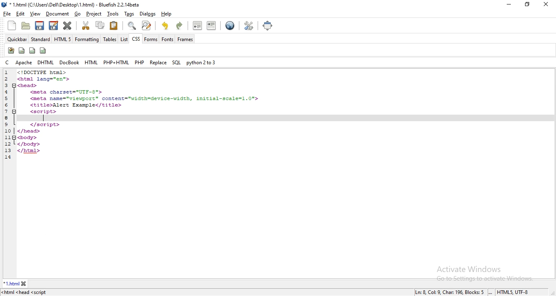 The height and width of the screenshot is (296, 556). What do you see at coordinates (28, 85) in the screenshot?
I see `<head>` at bounding box center [28, 85].